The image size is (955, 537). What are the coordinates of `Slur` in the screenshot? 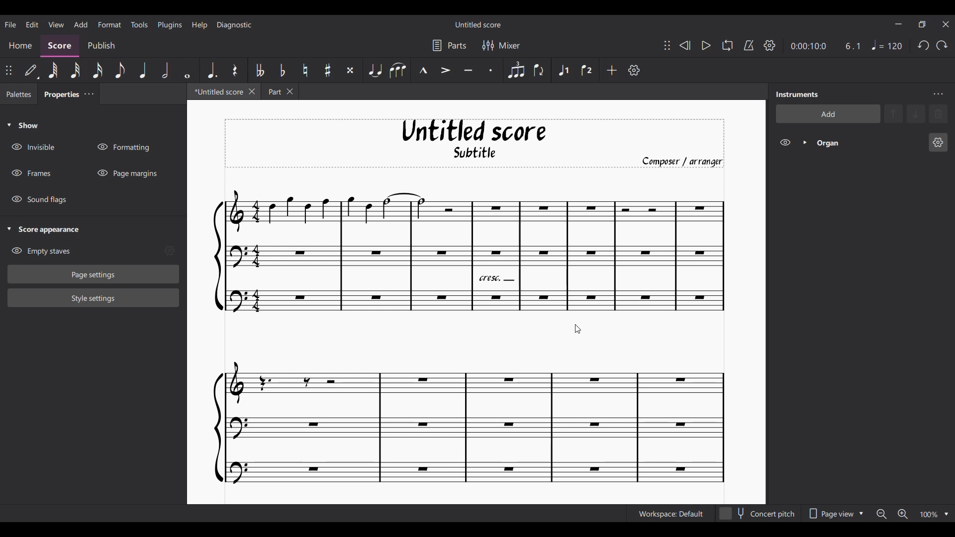 It's located at (397, 70).